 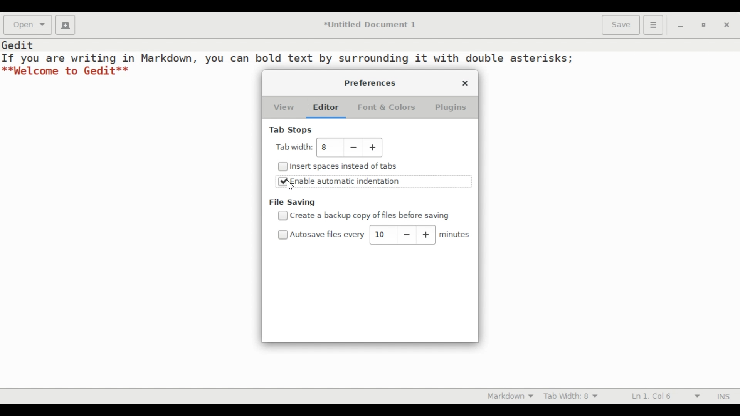 I want to click on close, so click(x=466, y=83).